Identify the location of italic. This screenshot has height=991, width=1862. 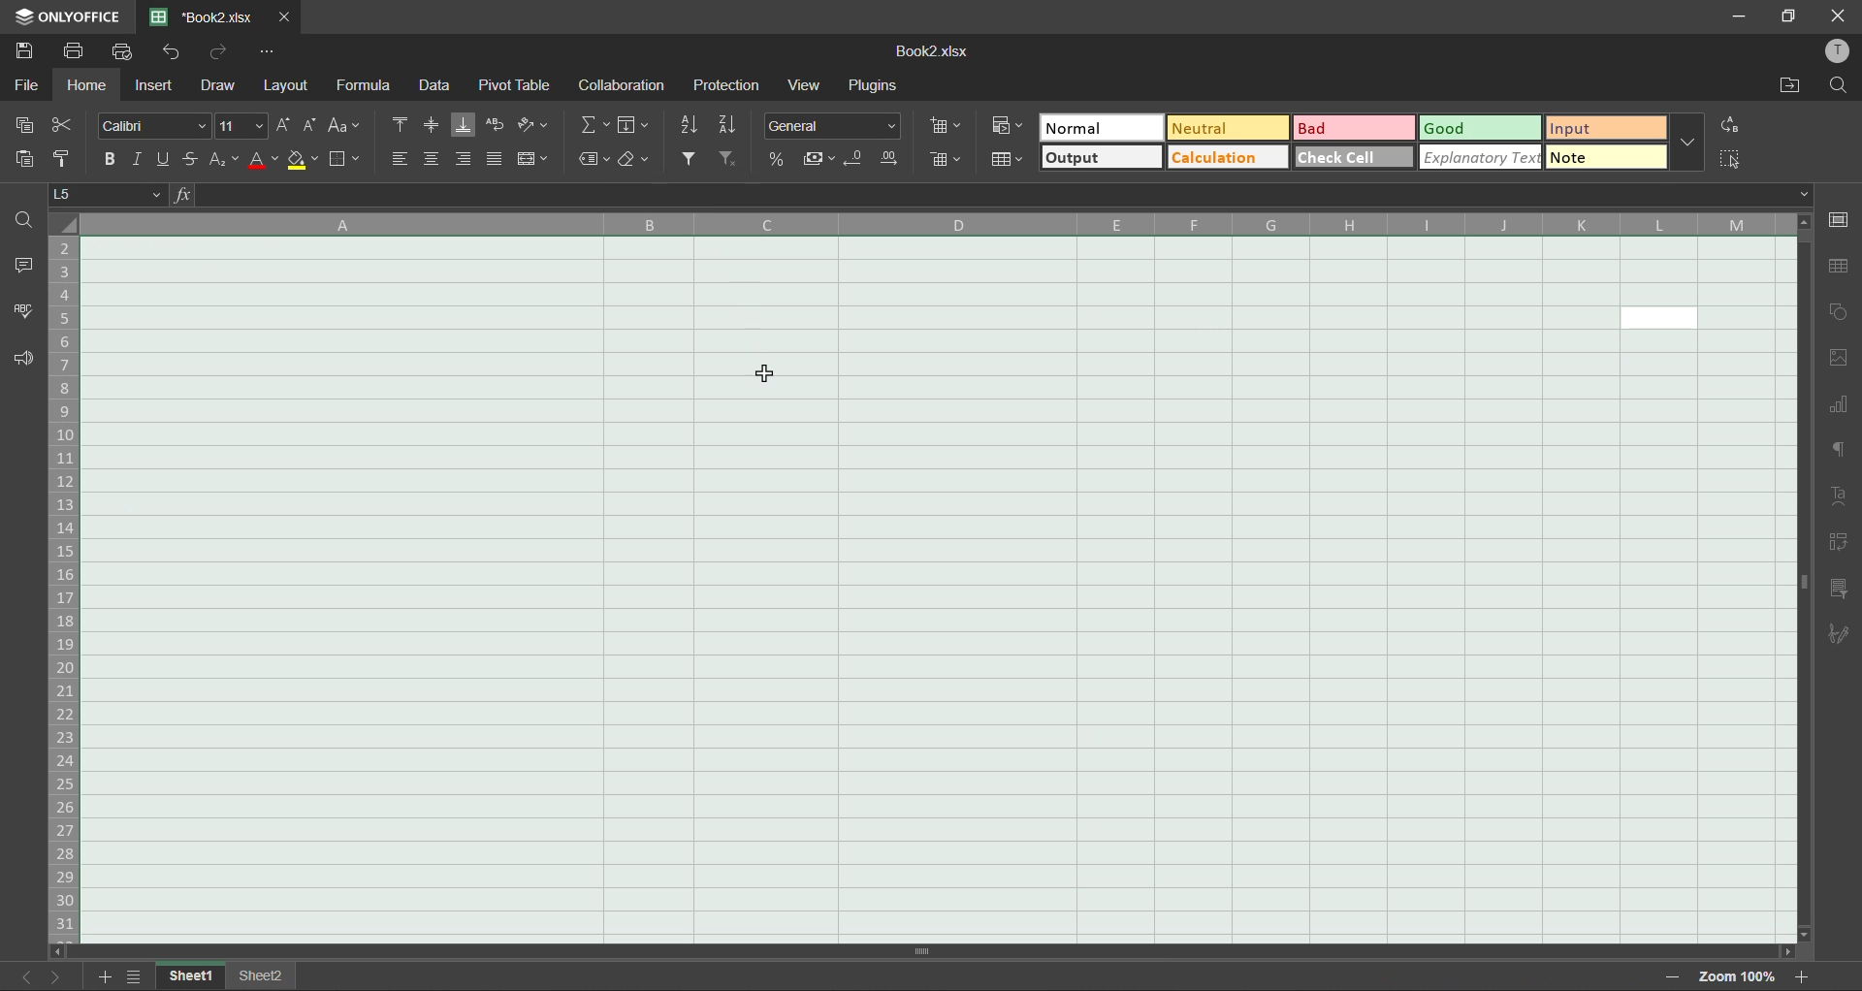
(136, 161).